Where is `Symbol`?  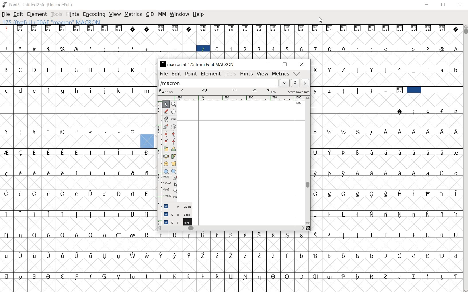 Symbol is located at coordinates (371, 173).